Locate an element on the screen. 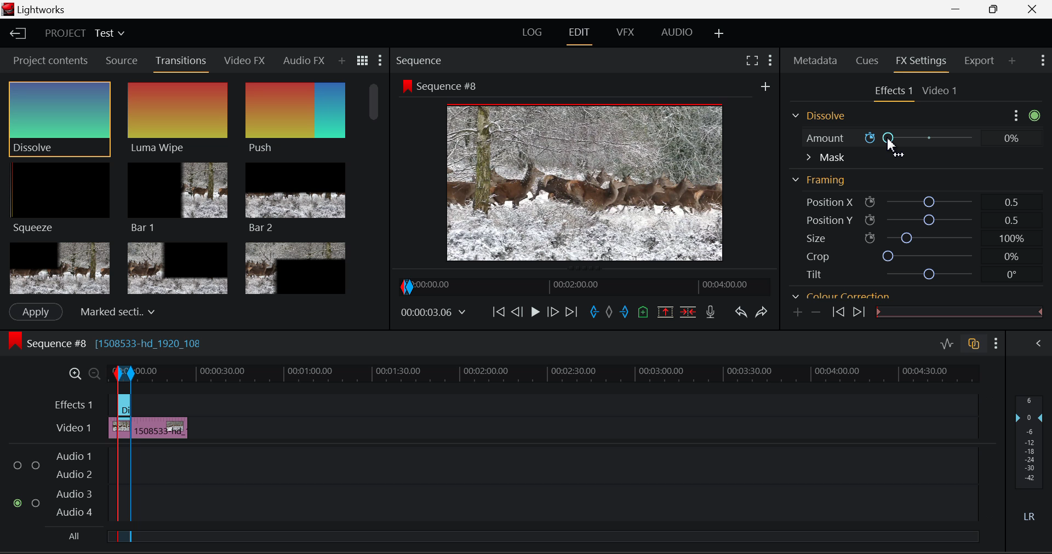  Mask is located at coordinates (825, 158).